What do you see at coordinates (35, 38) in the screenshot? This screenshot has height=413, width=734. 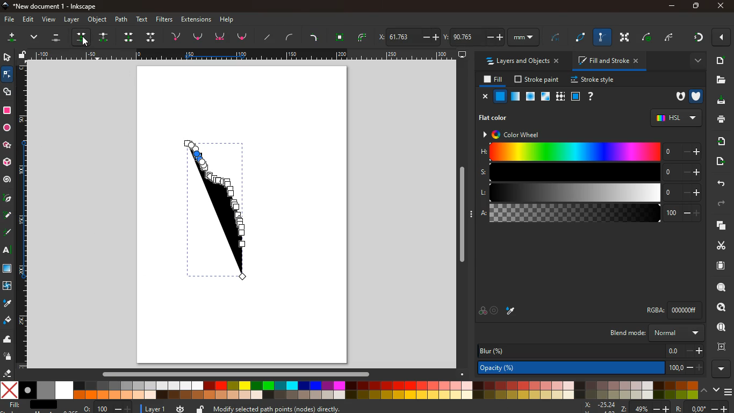 I see `down` at bounding box center [35, 38].